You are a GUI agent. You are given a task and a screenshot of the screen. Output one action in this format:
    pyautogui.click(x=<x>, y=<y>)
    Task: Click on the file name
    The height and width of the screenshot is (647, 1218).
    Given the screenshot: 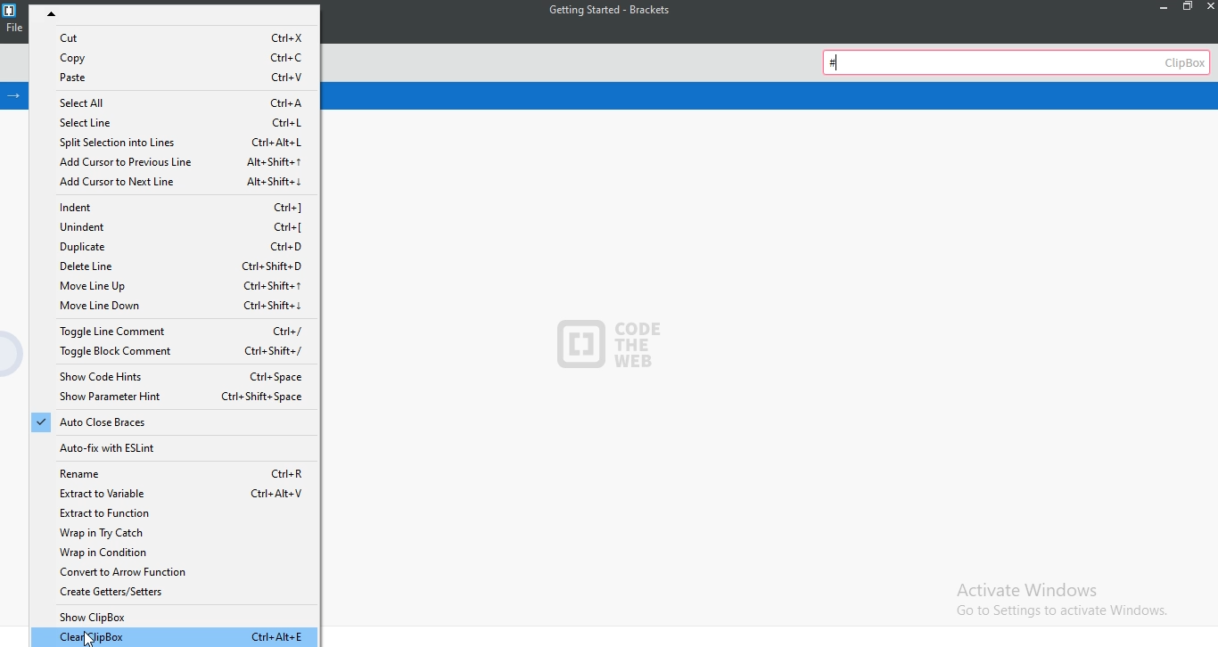 What is the action you would take?
    pyautogui.click(x=605, y=11)
    